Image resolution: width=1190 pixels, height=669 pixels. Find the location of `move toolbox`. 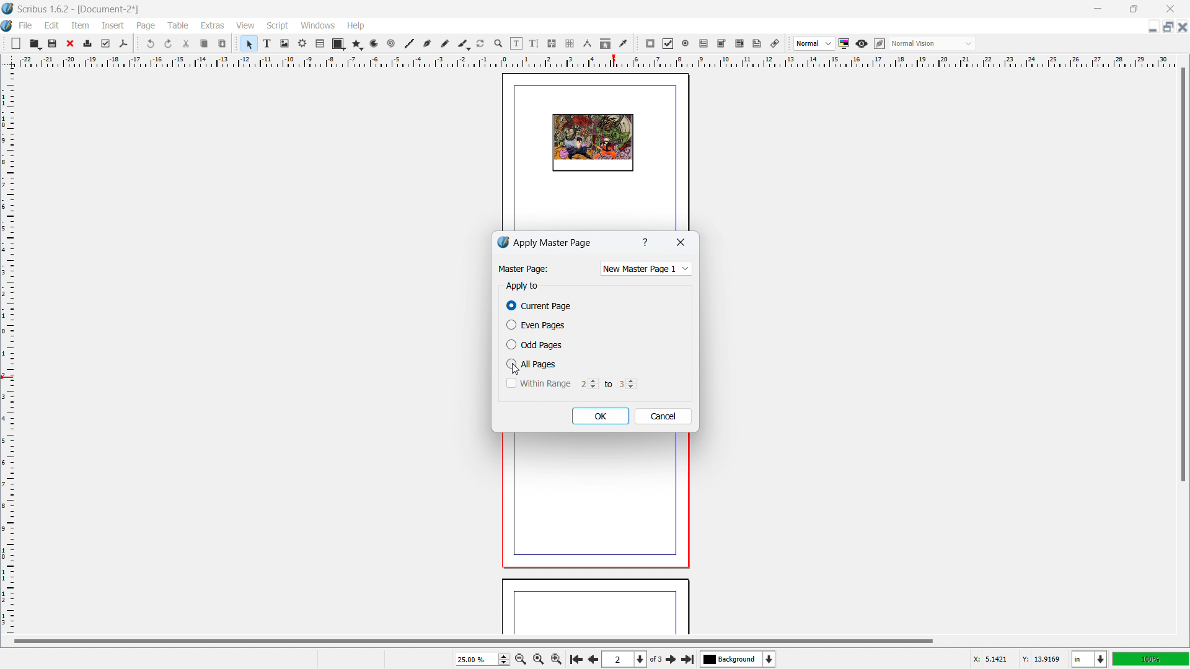

move toolbox is located at coordinates (237, 42).